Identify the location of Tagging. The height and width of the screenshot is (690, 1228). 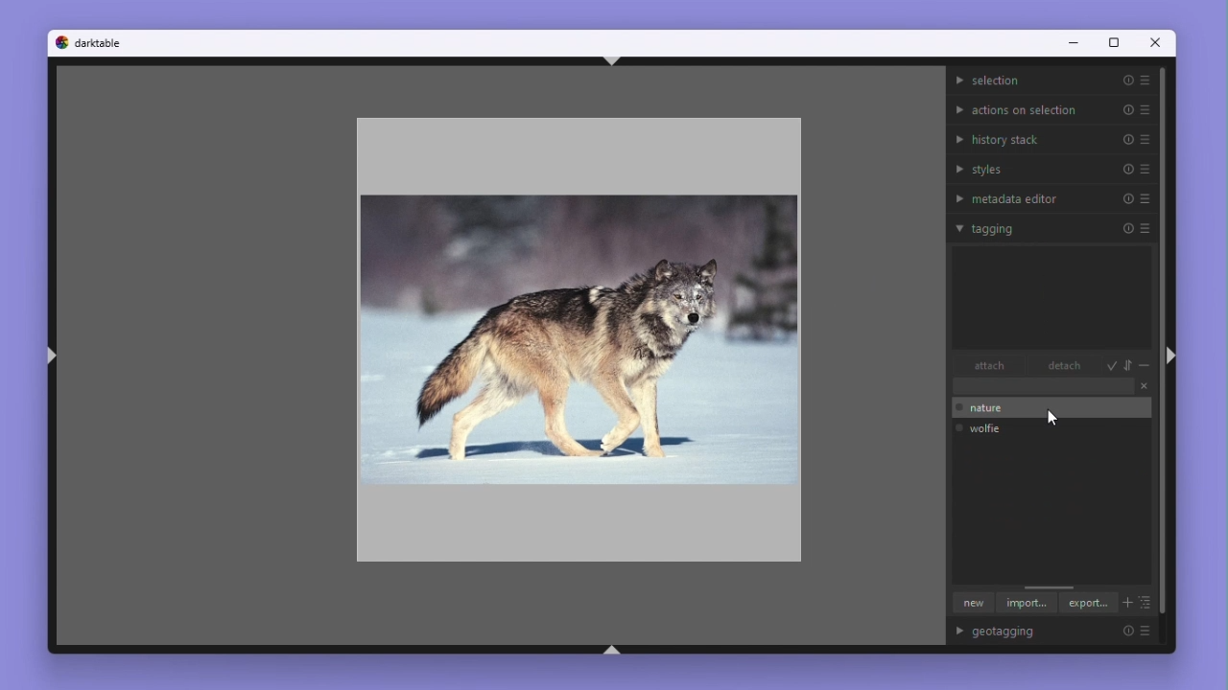
(1051, 227).